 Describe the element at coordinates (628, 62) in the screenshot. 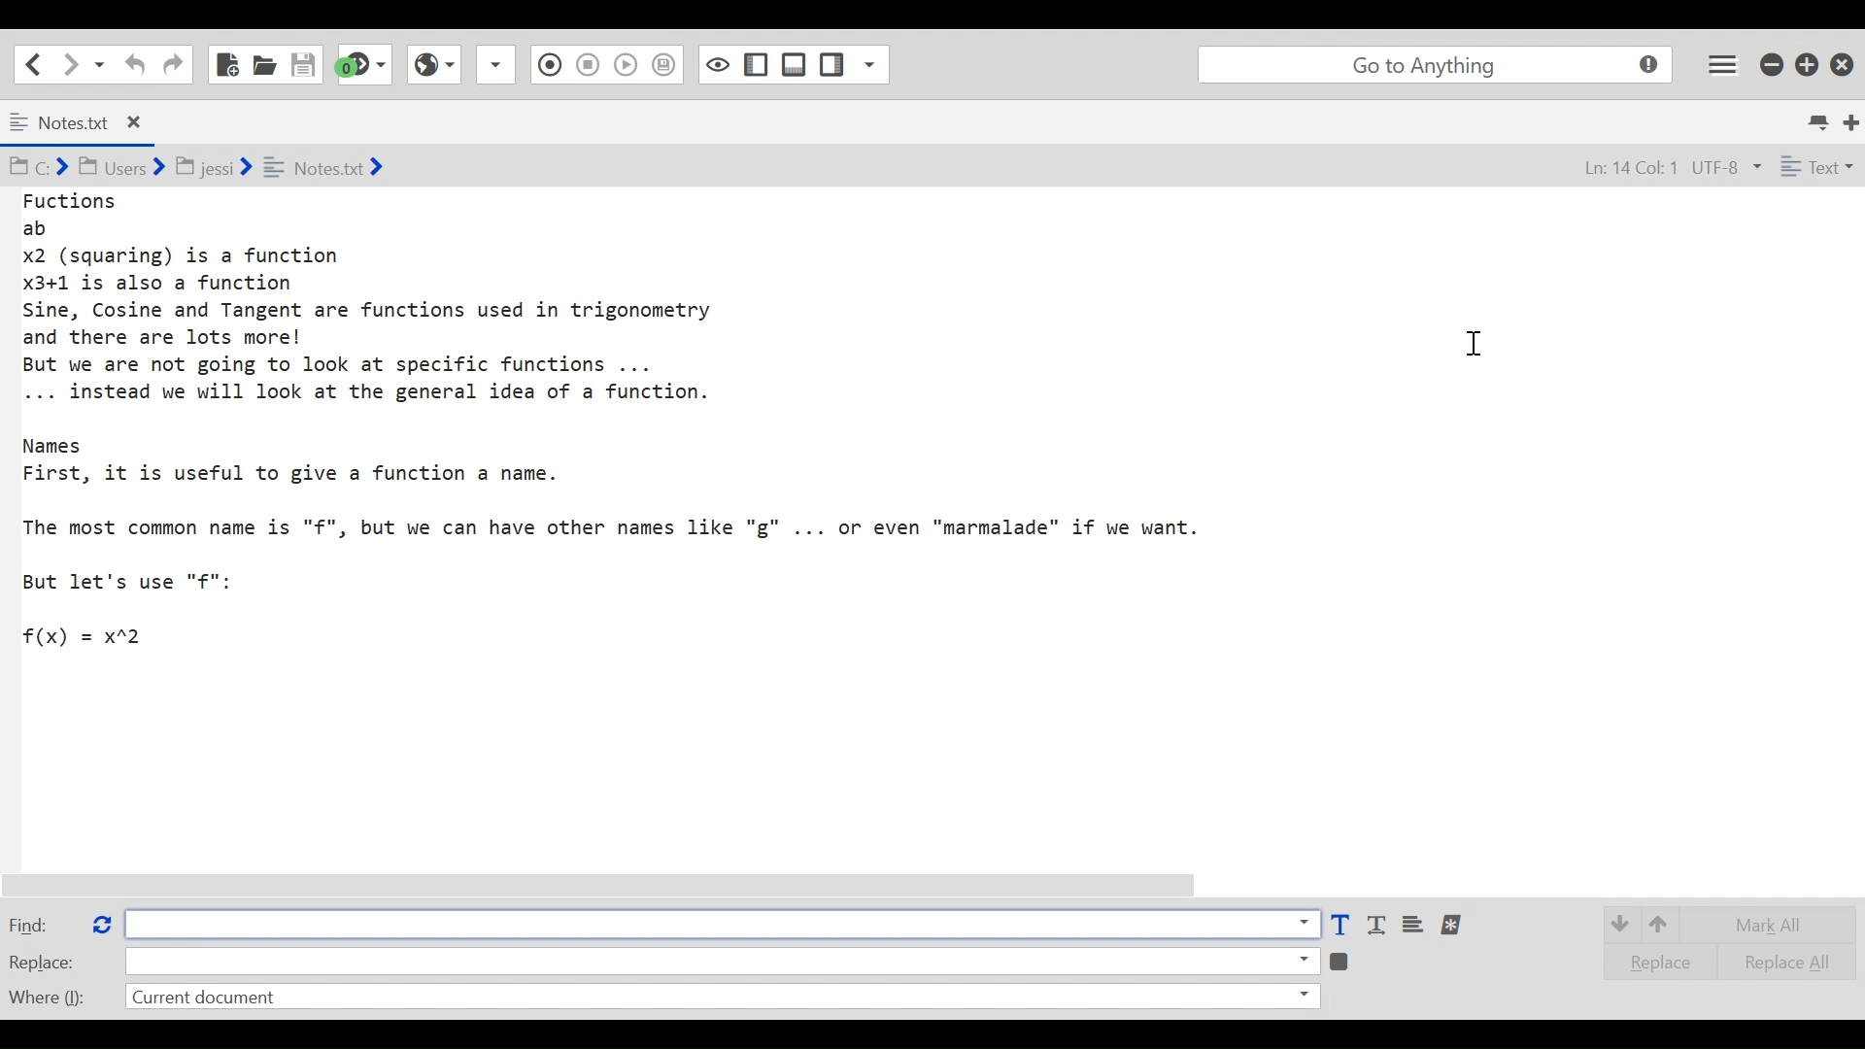

I see `Save Macro to Toolbox as Superscript` at that location.